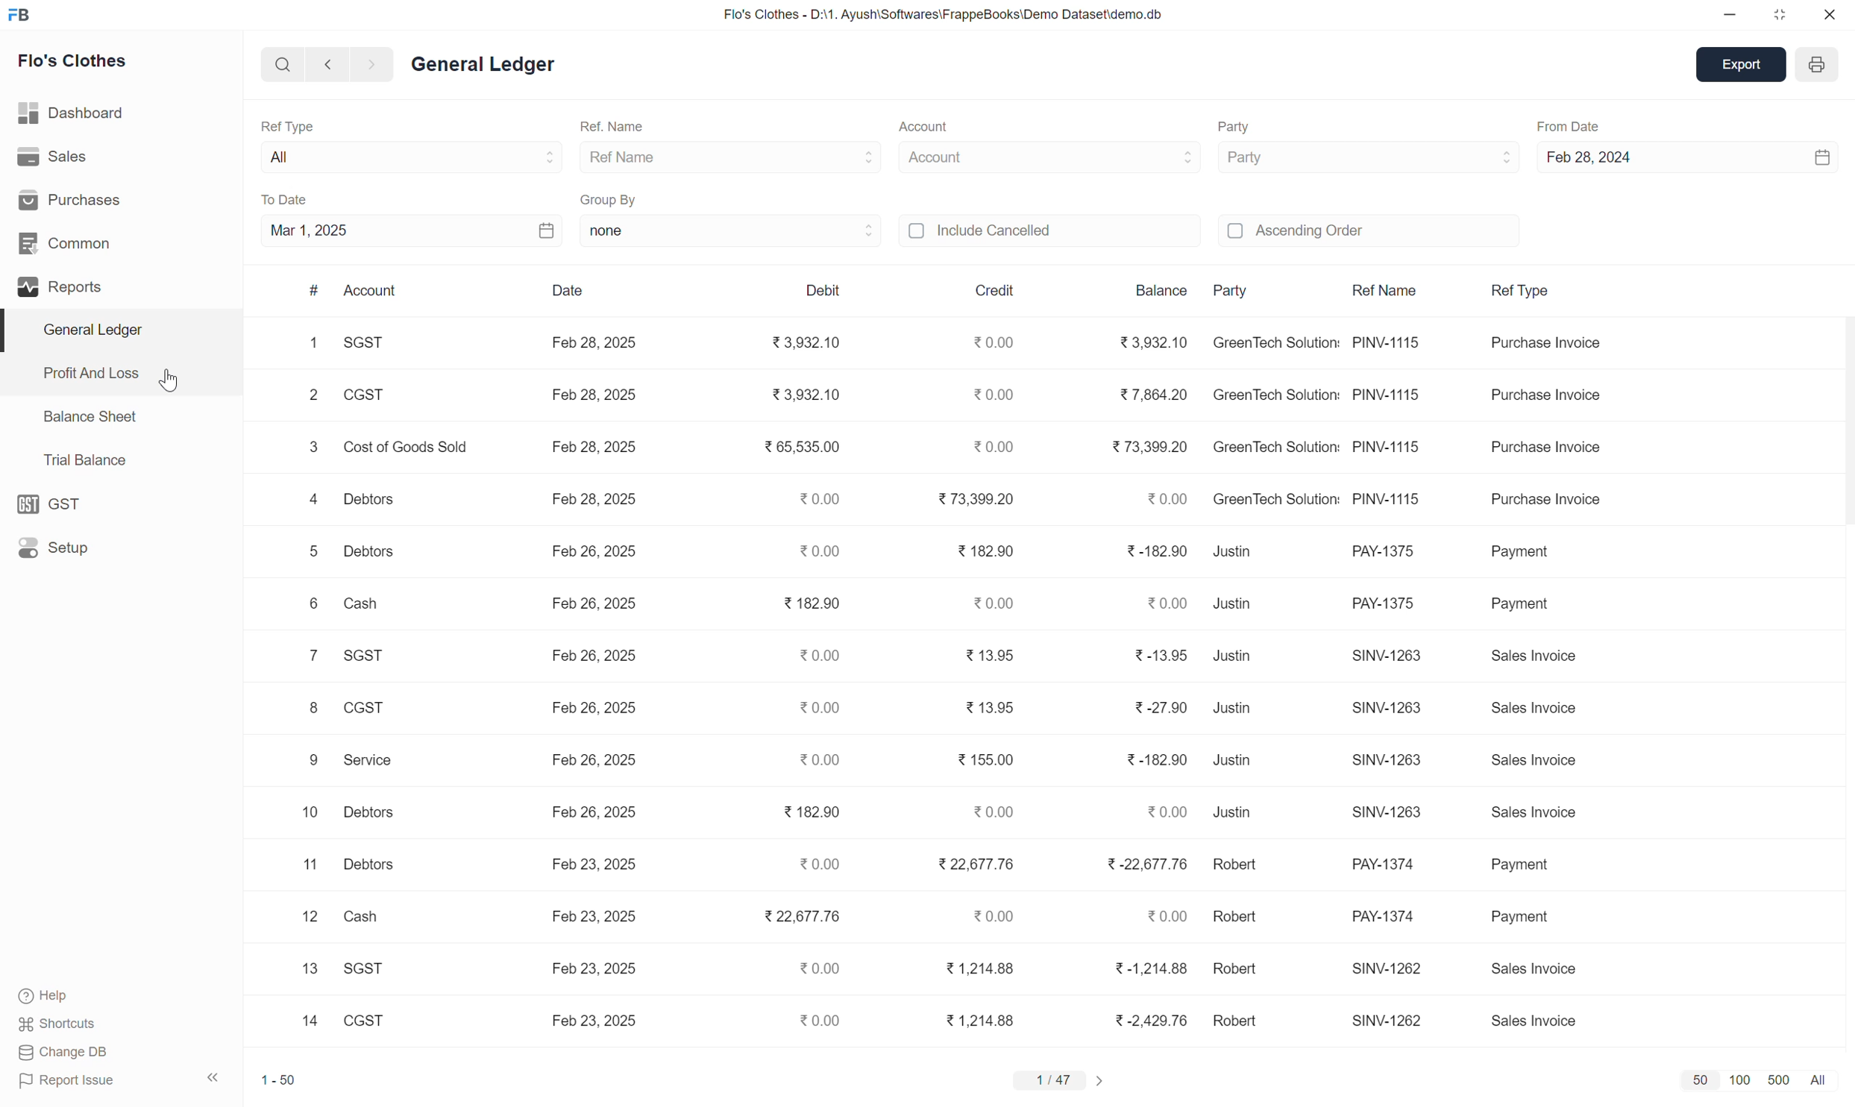 This screenshot has width=1855, height=1107. What do you see at coordinates (1234, 970) in the screenshot?
I see `Robert` at bounding box center [1234, 970].